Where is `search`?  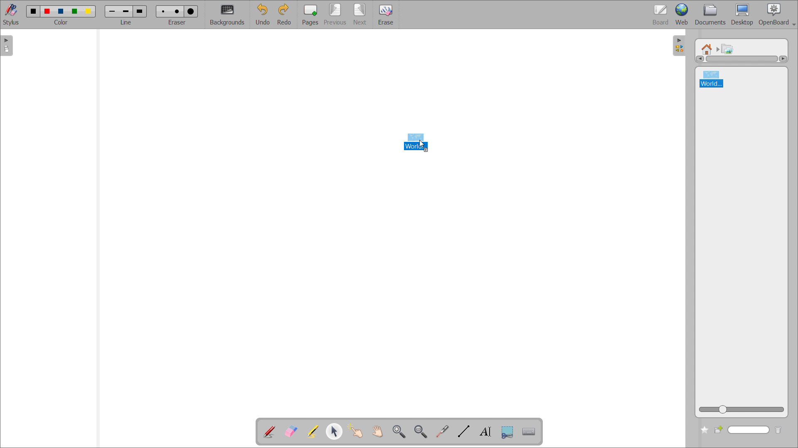
search is located at coordinates (748, 430).